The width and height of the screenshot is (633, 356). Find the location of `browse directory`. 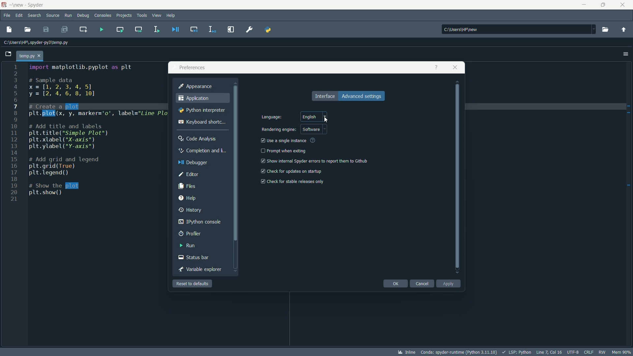

browse directory is located at coordinates (605, 29).